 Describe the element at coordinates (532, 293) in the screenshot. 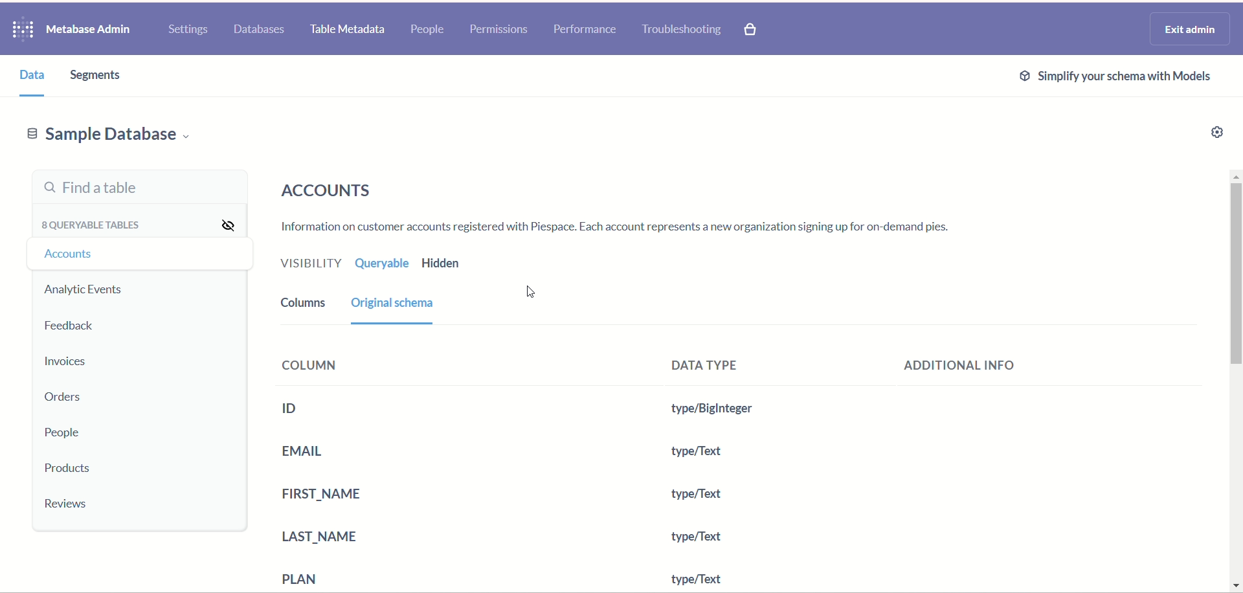

I see `cursor` at that location.